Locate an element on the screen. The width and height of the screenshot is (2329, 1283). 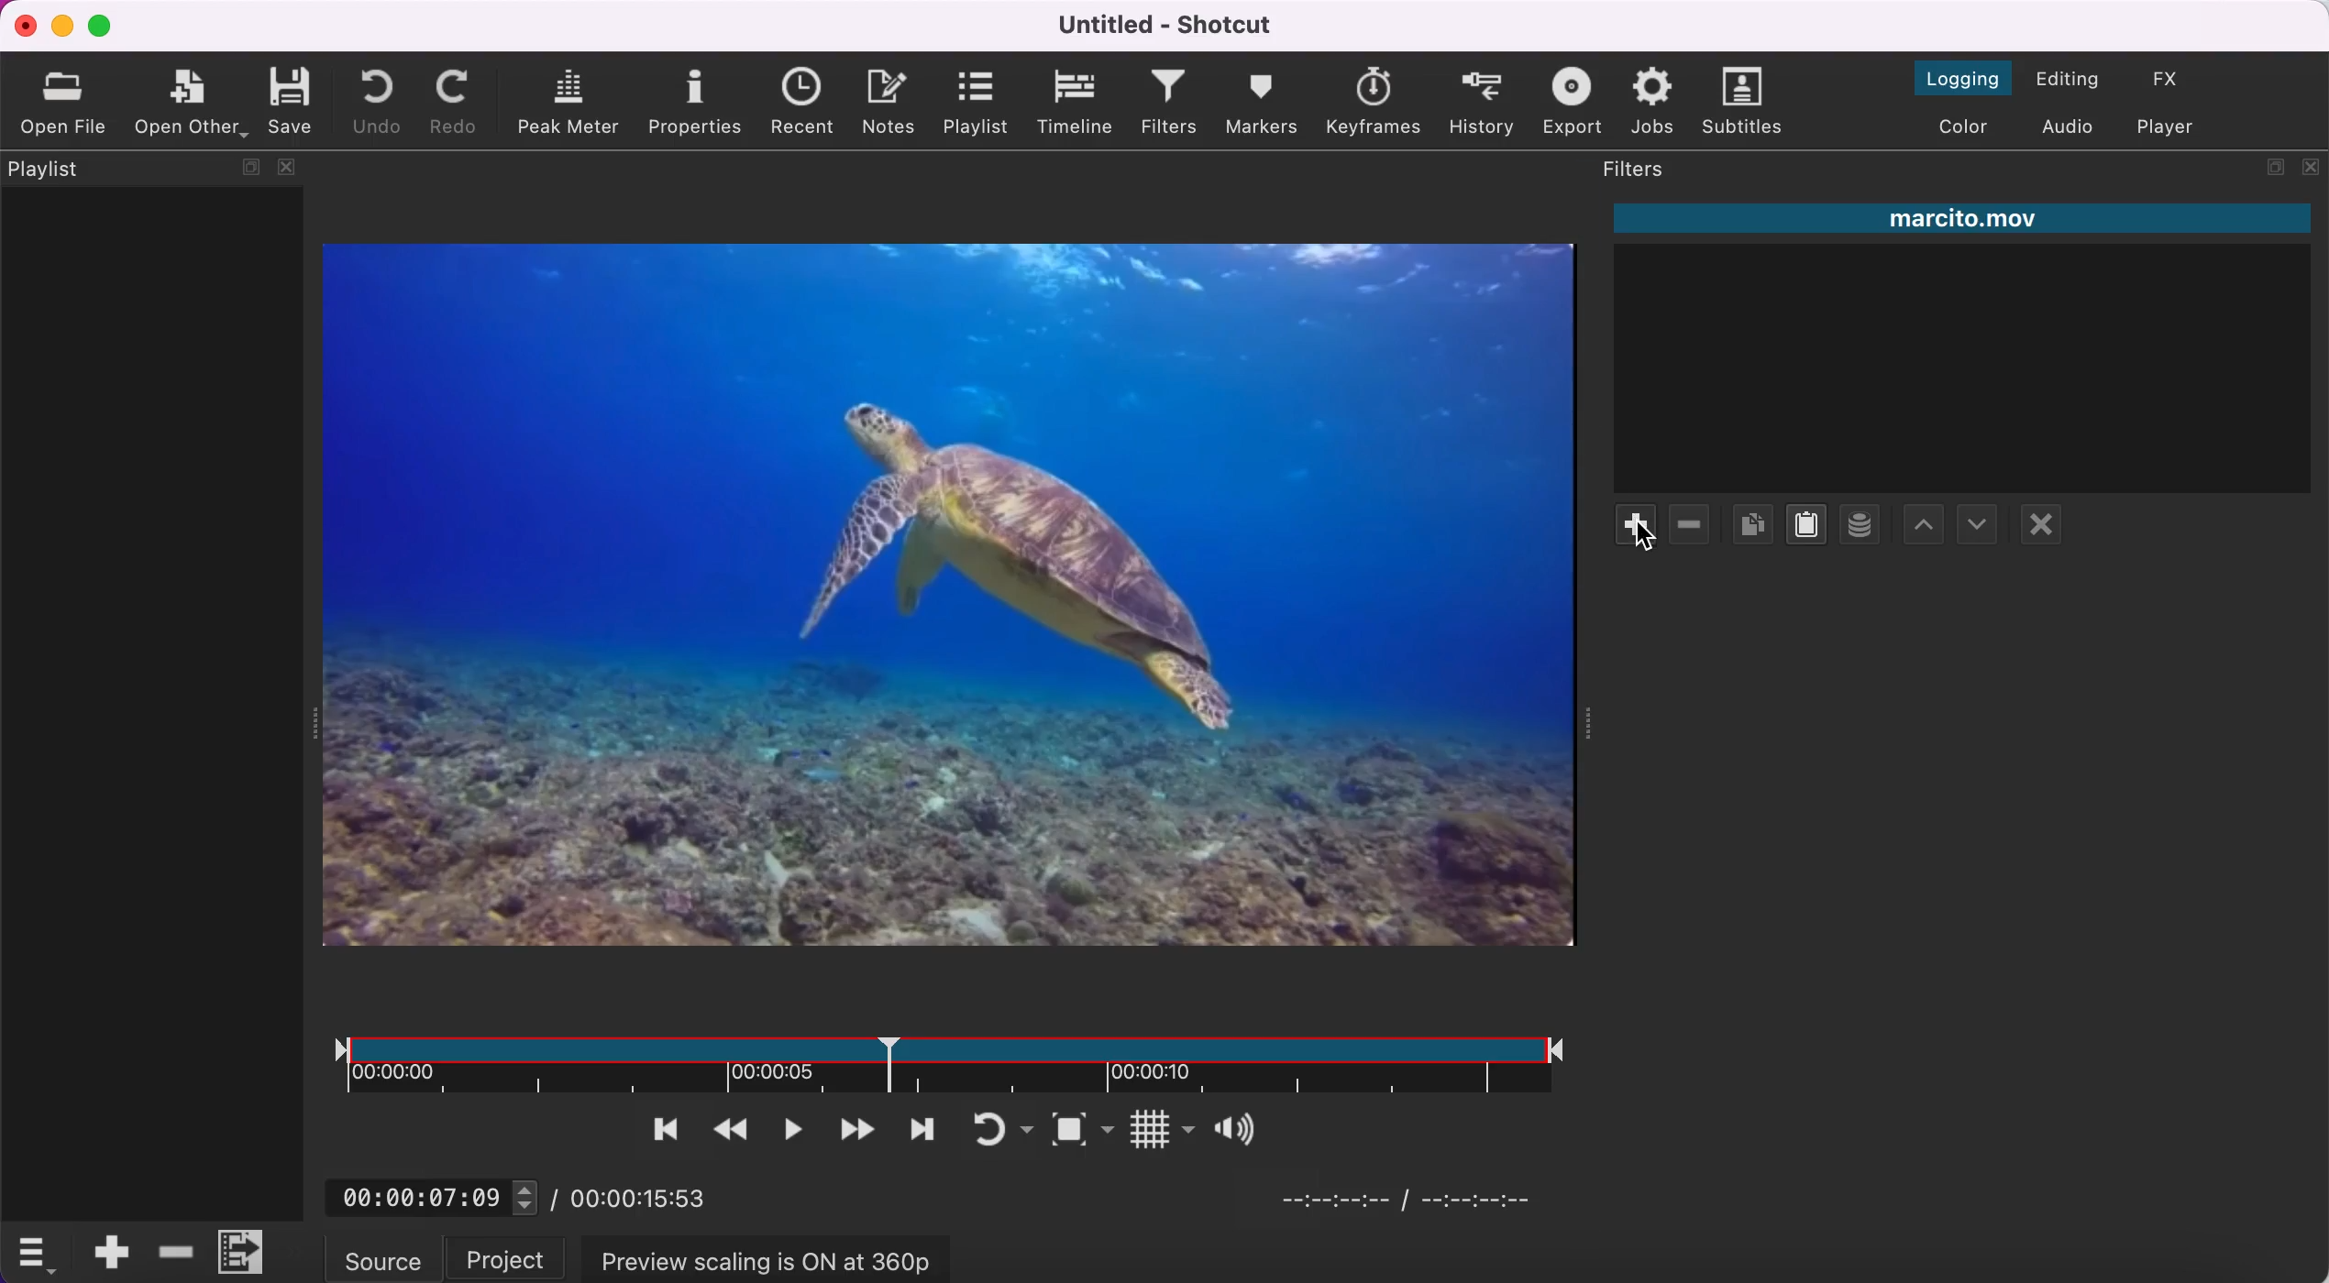
properties is located at coordinates (696, 103).